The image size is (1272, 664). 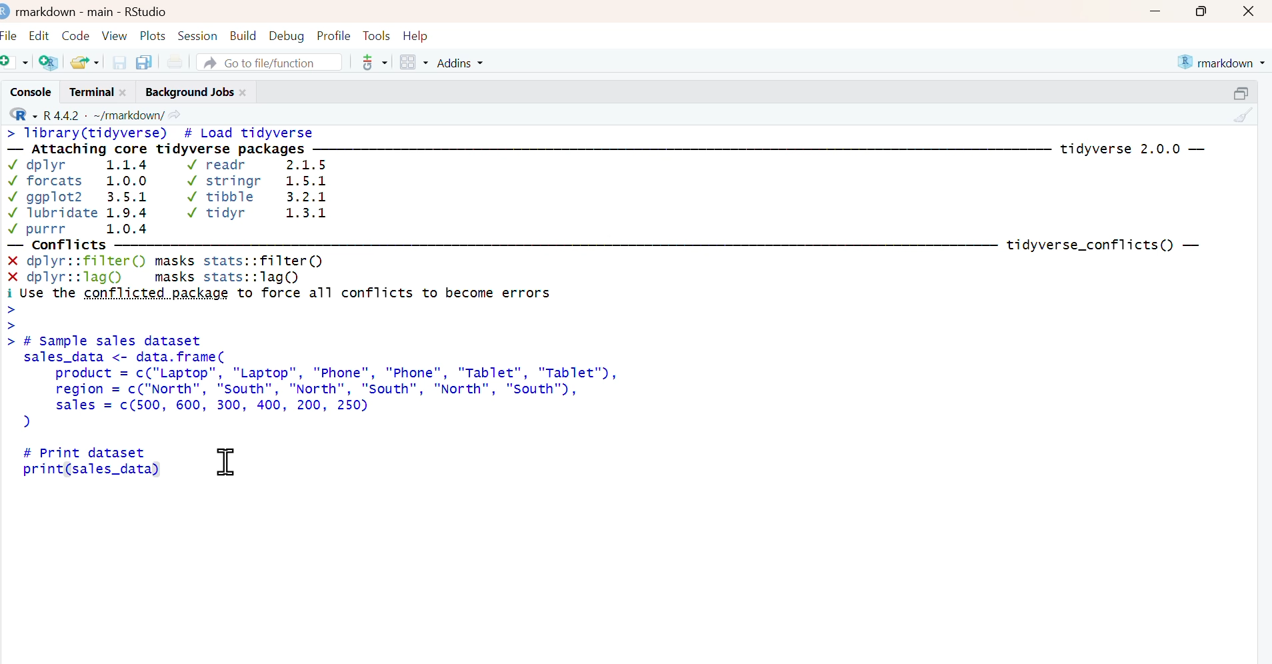 What do you see at coordinates (147, 10) in the screenshot?
I see `RStudio` at bounding box center [147, 10].